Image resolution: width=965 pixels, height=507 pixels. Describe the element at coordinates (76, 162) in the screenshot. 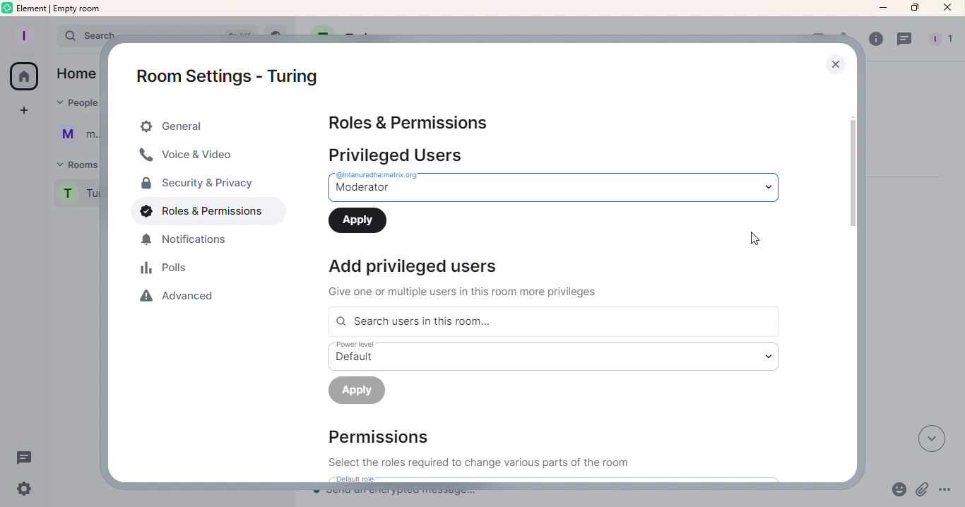

I see `Rooms` at that location.